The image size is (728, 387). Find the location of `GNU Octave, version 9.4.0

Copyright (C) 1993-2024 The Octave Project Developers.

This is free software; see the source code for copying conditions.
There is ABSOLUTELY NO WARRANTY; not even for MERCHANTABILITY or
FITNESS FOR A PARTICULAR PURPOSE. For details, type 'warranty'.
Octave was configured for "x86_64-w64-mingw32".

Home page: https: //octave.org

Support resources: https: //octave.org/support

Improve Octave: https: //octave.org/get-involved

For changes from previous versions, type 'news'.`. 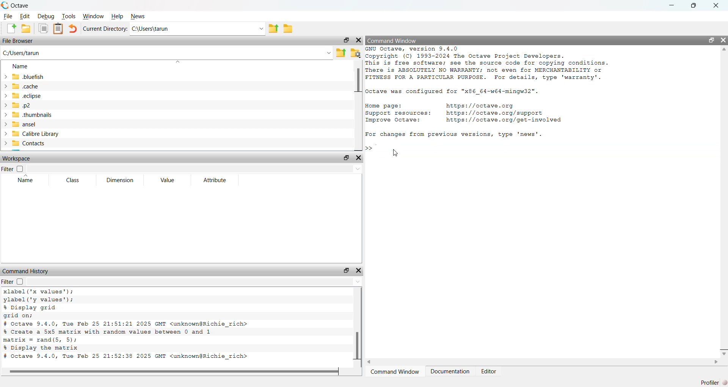

GNU Octave, version 9.4.0

Copyright (C) 1993-2024 The Octave Project Developers.

This is free software; see the source code for copying conditions.
There is ABSOLUTELY NO WARRANTY; not even for MERCHANTABILITY or
FITNESS FOR A PARTICULAR PURPOSE. For details, type 'warranty'.
Octave was configured for "x86_64-w64-mingw32".

Home page: https: //octave.org

Support resources: https: //octave.org/support

Improve Octave: https: //octave.org/get-involved

For changes from previous versions, type 'news'. is located at coordinates (491, 94).